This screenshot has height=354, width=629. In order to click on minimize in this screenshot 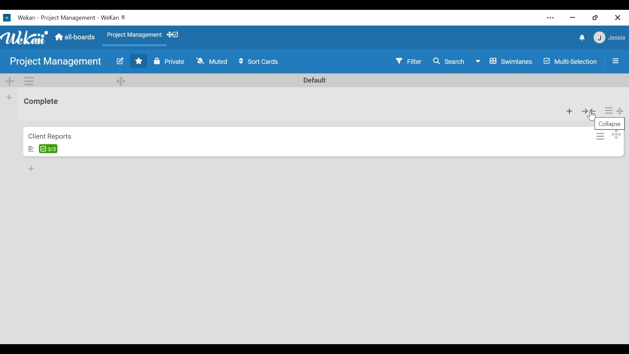, I will do `click(573, 17)`.